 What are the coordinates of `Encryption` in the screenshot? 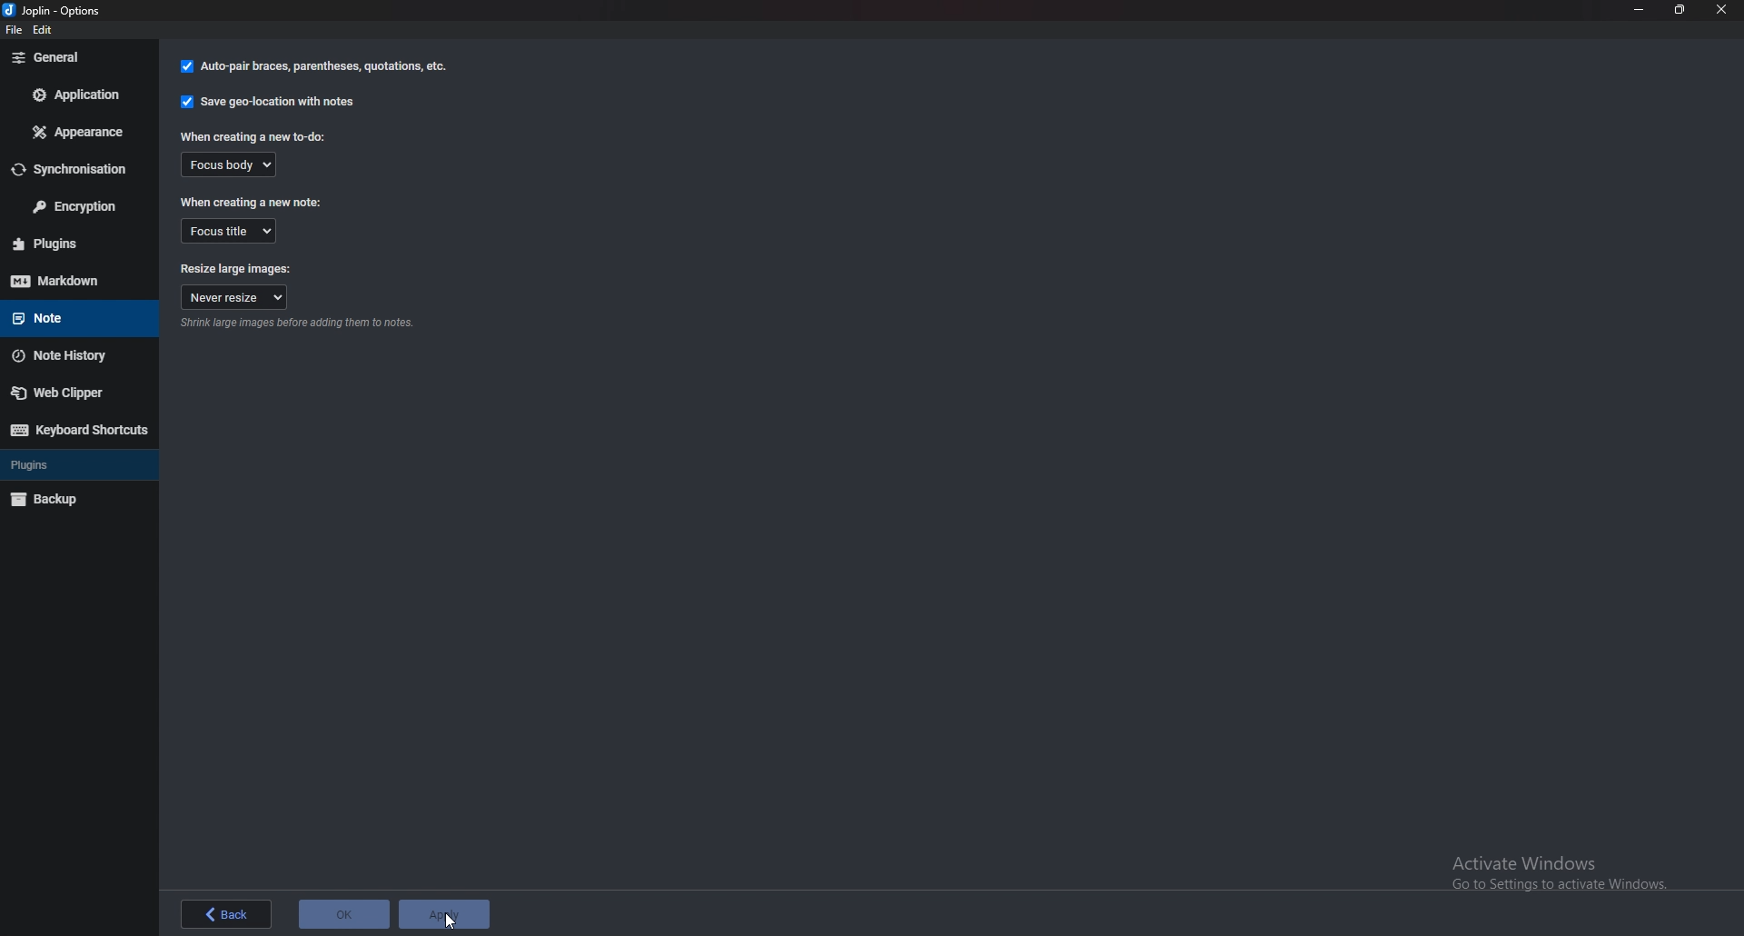 It's located at (79, 207).